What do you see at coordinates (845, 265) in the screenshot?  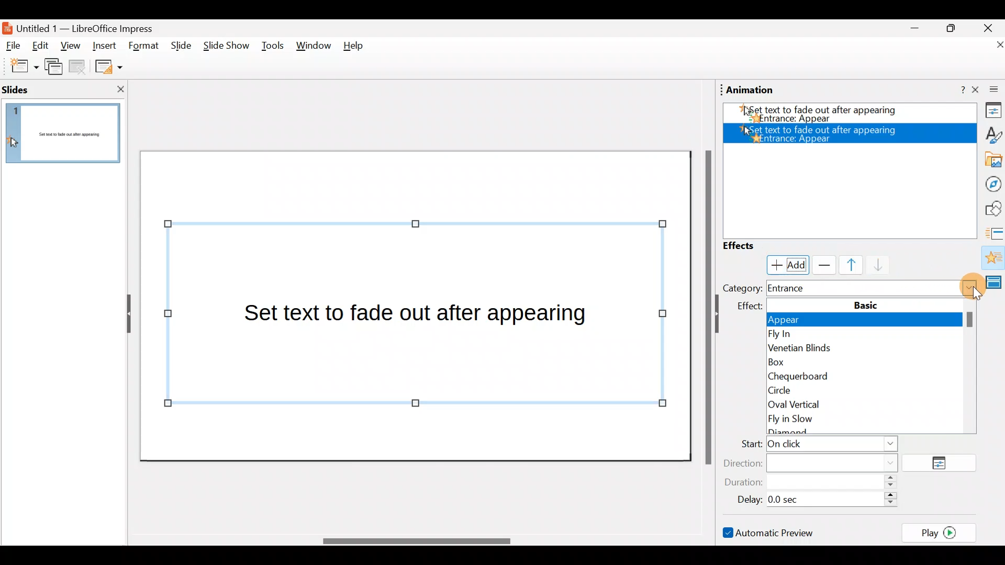 I see `Move up` at bounding box center [845, 265].